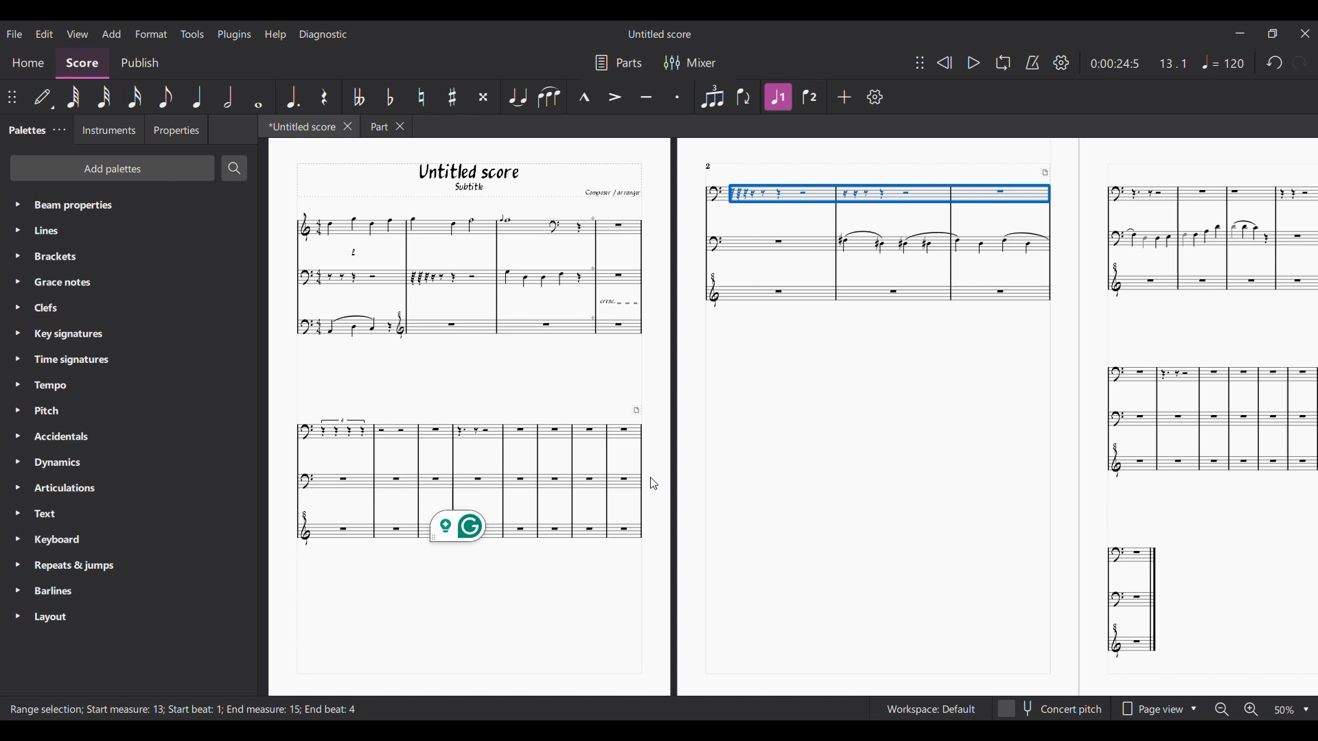 This screenshot has width=1318, height=741. What do you see at coordinates (192, 34) in the screenshot?
I see `Tools menu` at bounding box center [192, 34].